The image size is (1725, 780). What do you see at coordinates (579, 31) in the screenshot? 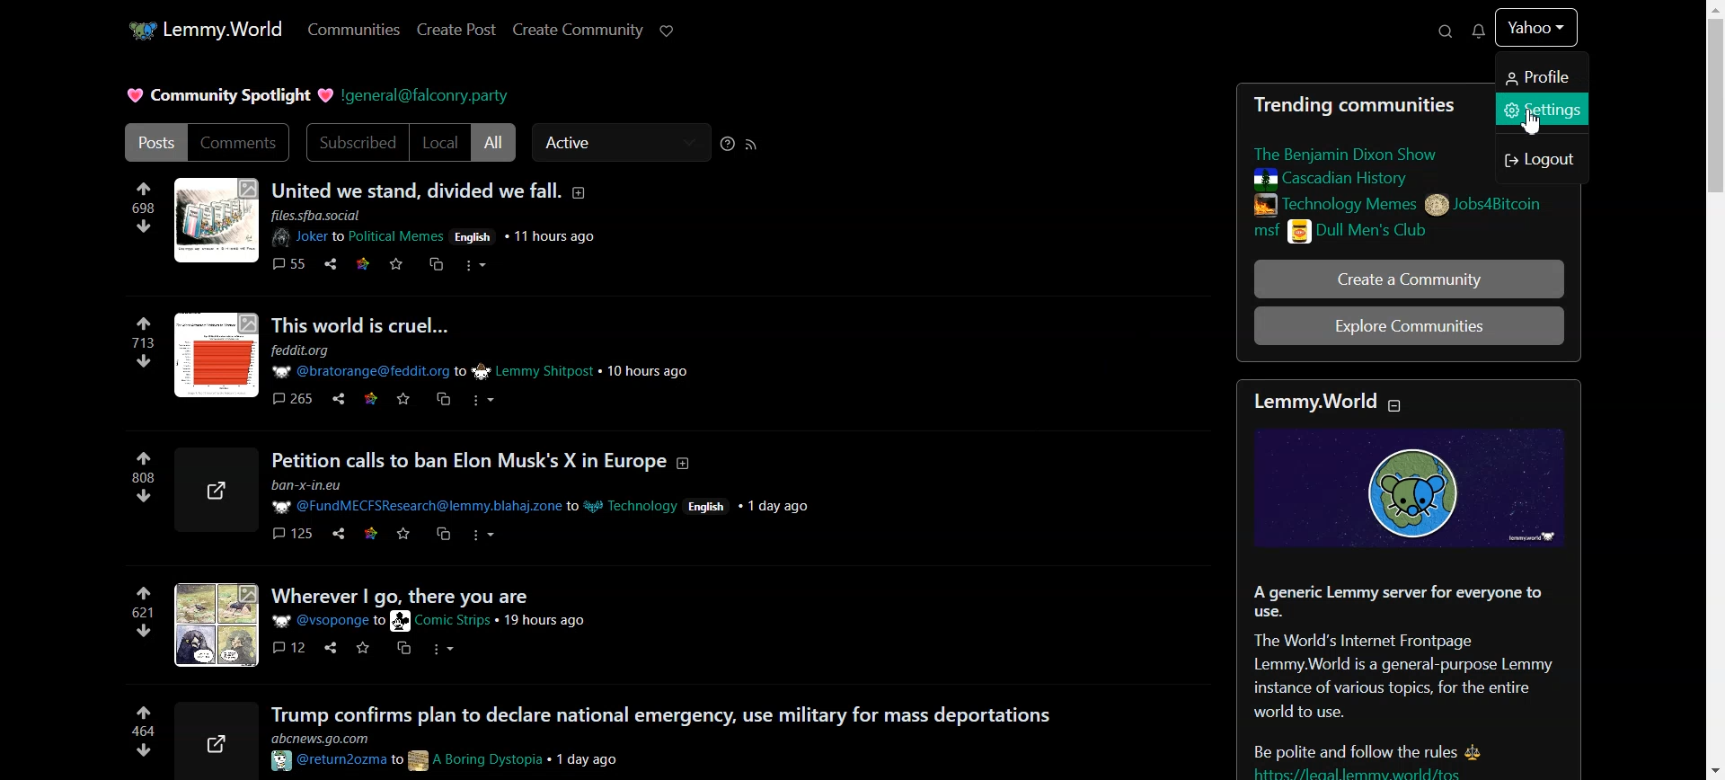
I see `Create Community` at bounding box center [579, 31].